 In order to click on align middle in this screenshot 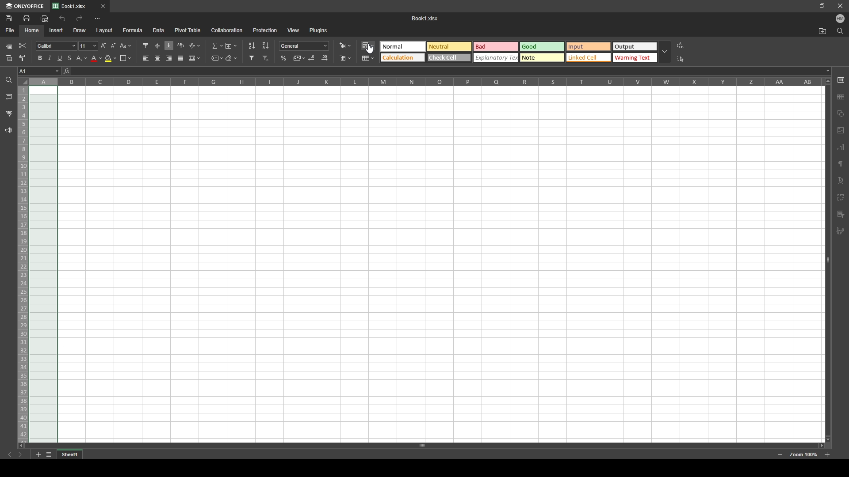, I will do `click(158, 46)`.